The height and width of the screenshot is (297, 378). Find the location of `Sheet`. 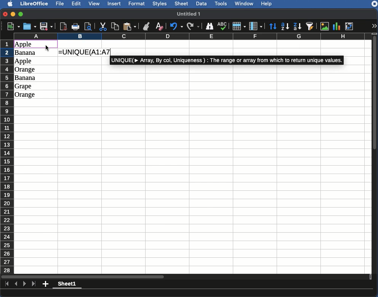

Sheet is located at coordinates (182, 4).